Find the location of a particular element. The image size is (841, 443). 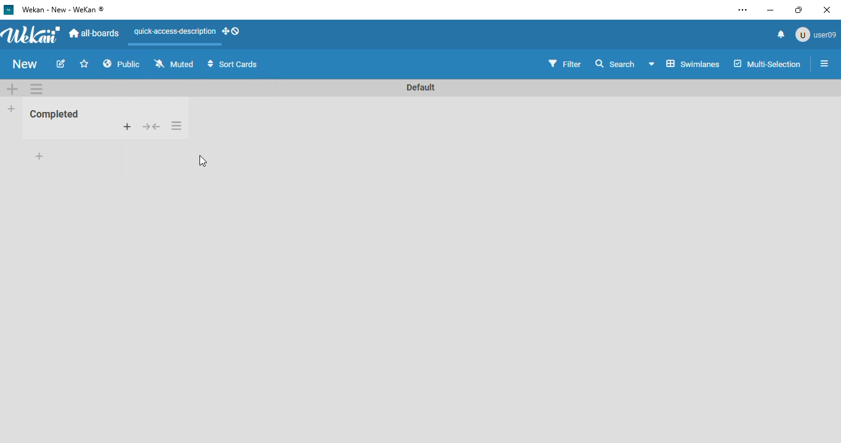

search is located at coordinates (614, 64).